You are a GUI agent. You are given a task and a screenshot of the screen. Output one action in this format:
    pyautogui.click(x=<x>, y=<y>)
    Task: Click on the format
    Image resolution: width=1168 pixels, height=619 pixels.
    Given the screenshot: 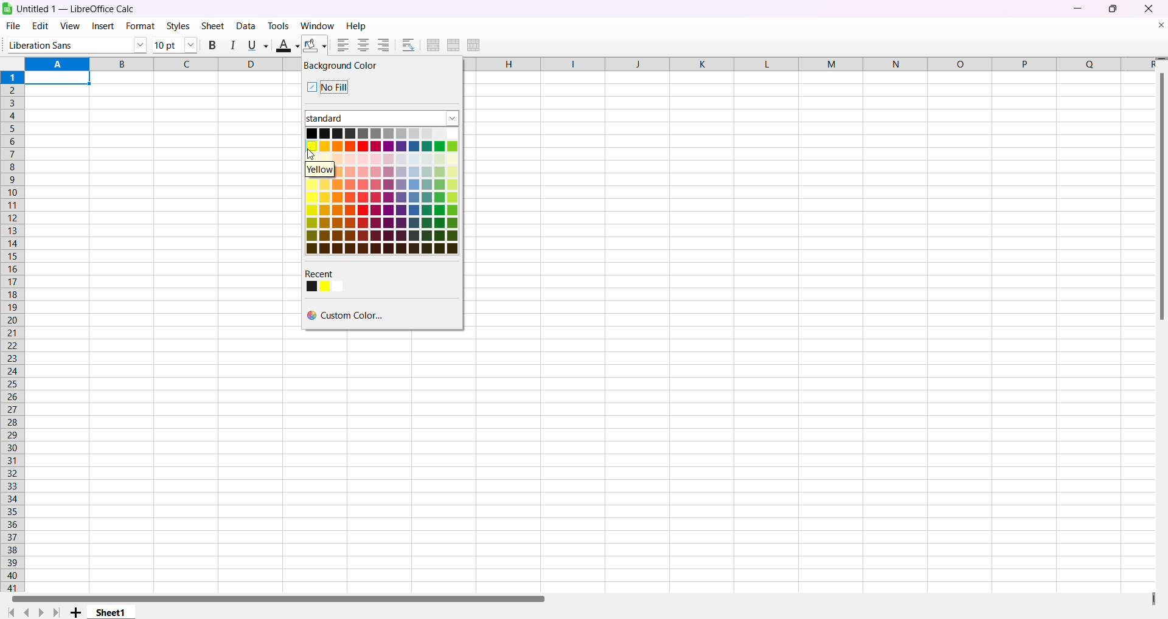 What is the action you would take?
    pyautogui.click(x=138, y=26)
    